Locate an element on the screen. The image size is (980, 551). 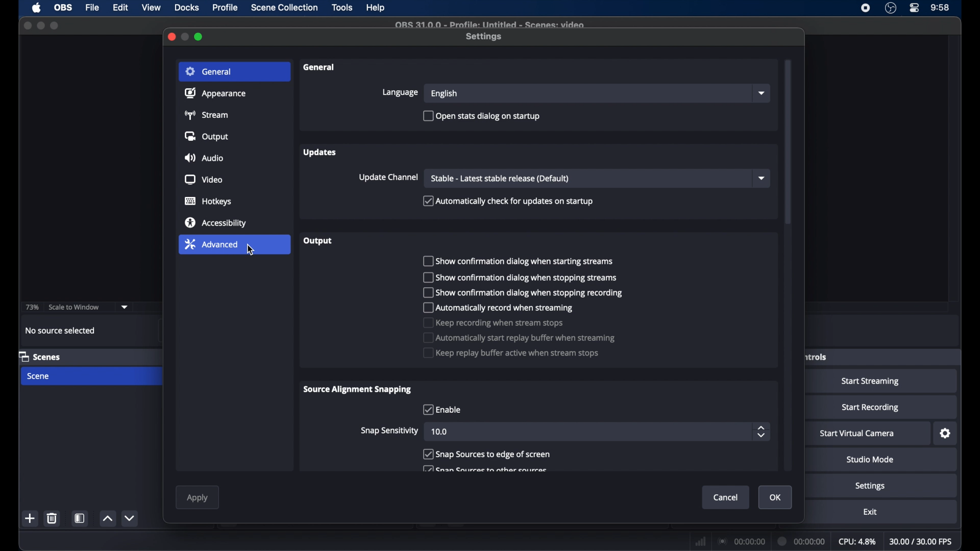
checkbox is located at coordinates (494, 322).